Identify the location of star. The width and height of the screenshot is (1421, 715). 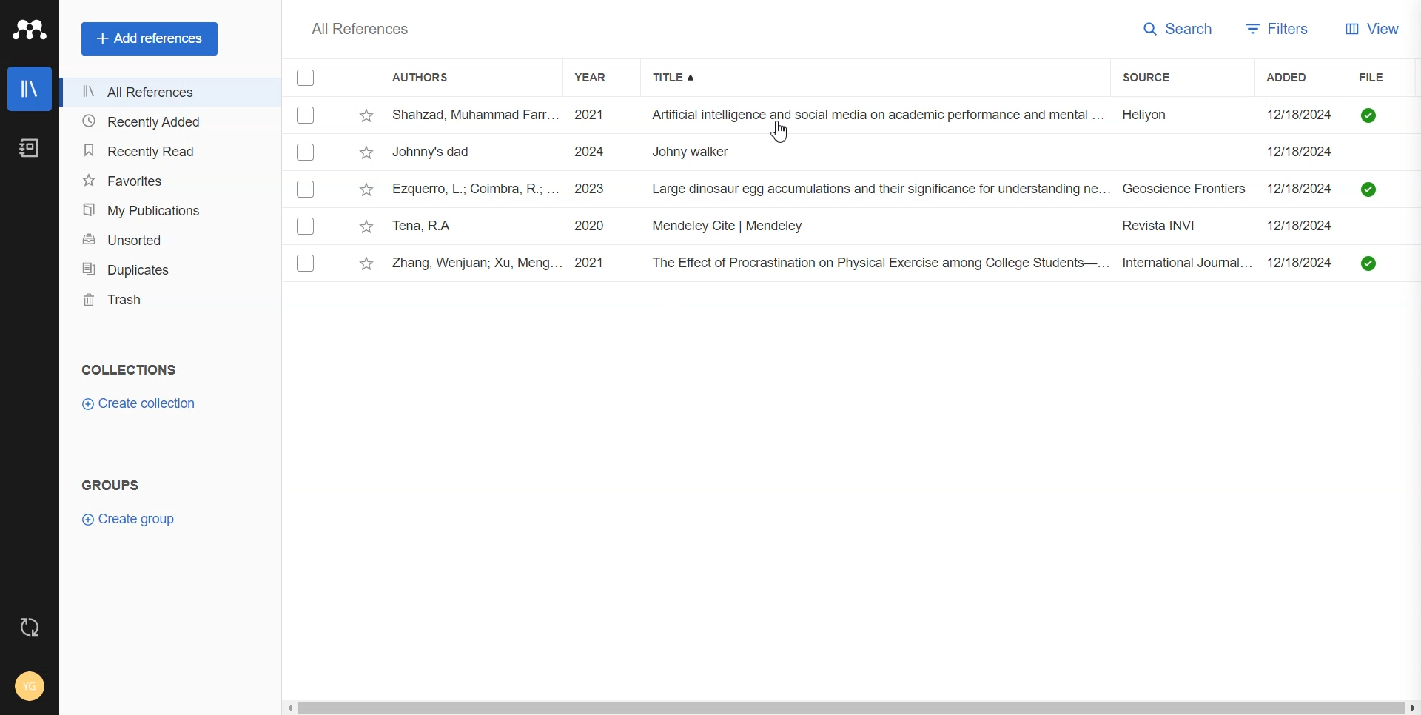
(367, 226).